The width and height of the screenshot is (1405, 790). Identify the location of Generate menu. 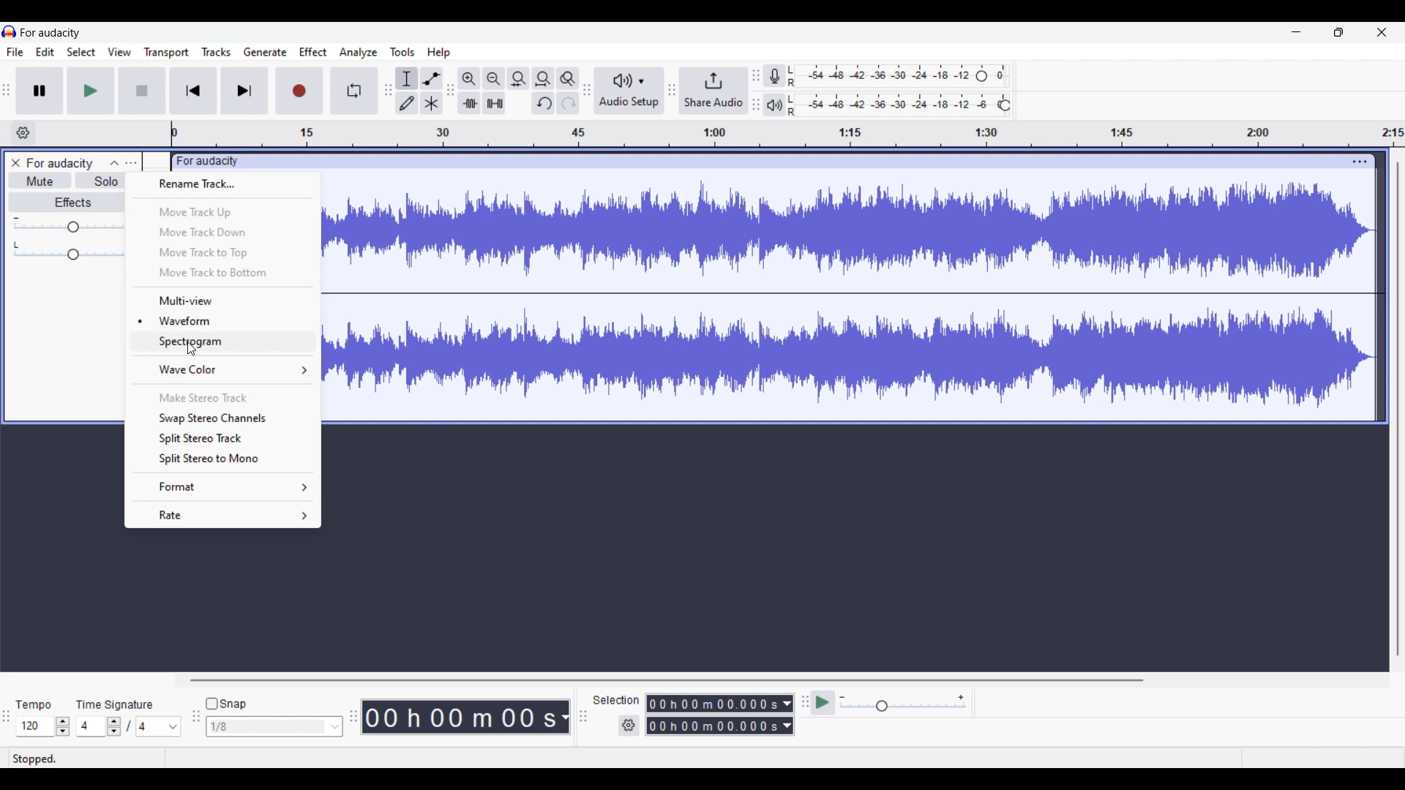
(266, 52).